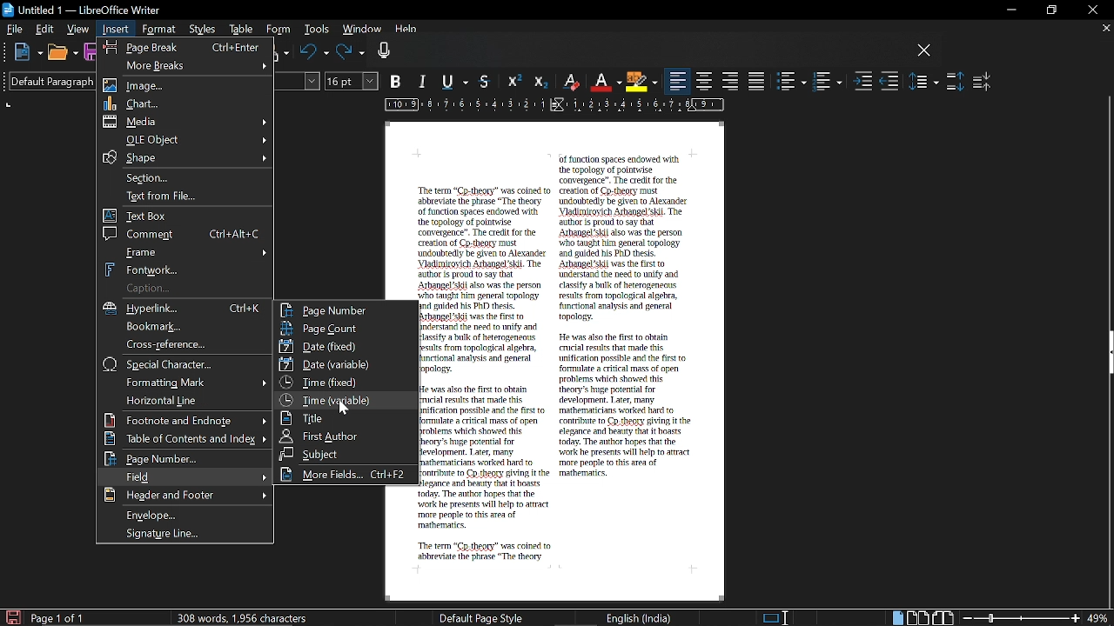 Image resolution: width=1114 pixels, height=626 pixels. I want to click on Restore down, so click(1050, 10).